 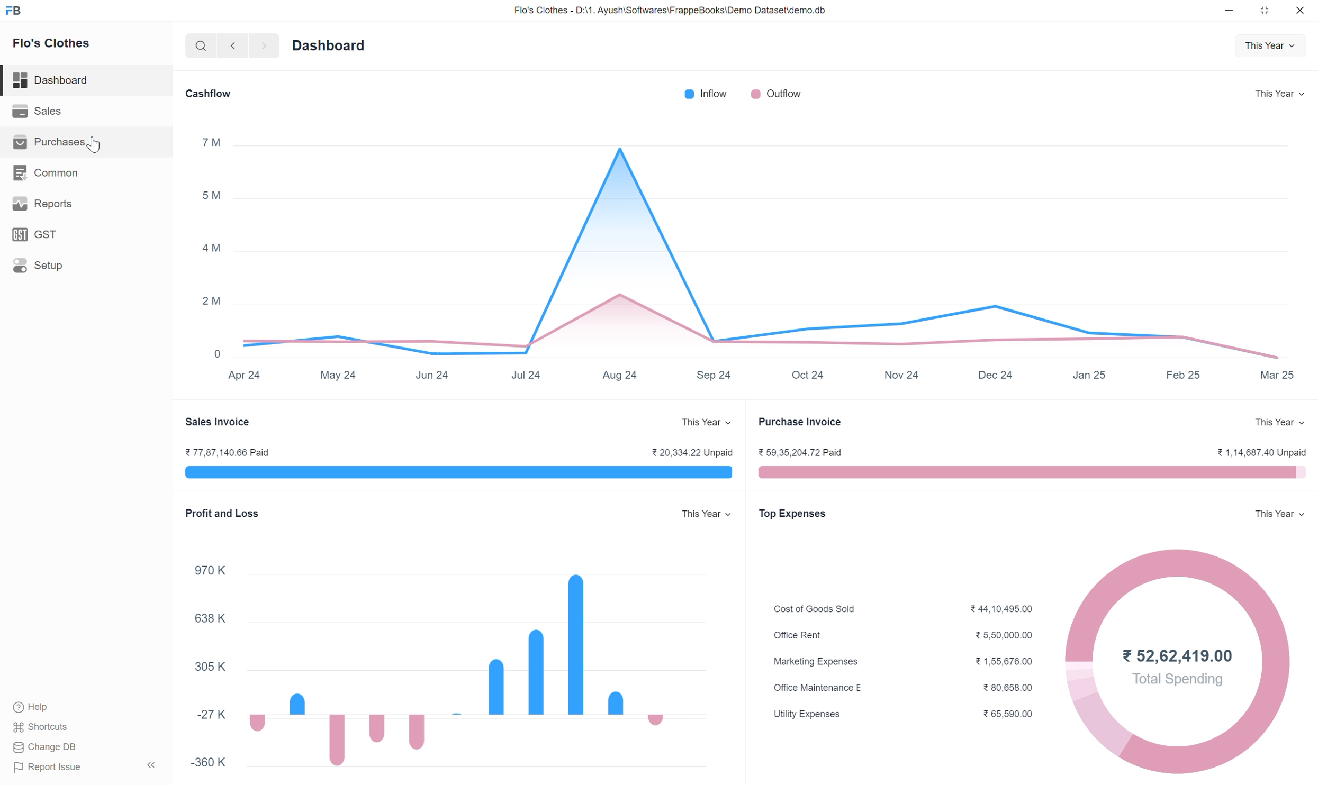 What do you see at coordinates (47, 143) in the screenshot?
I see `purchases` at bounding box center [47, 143].